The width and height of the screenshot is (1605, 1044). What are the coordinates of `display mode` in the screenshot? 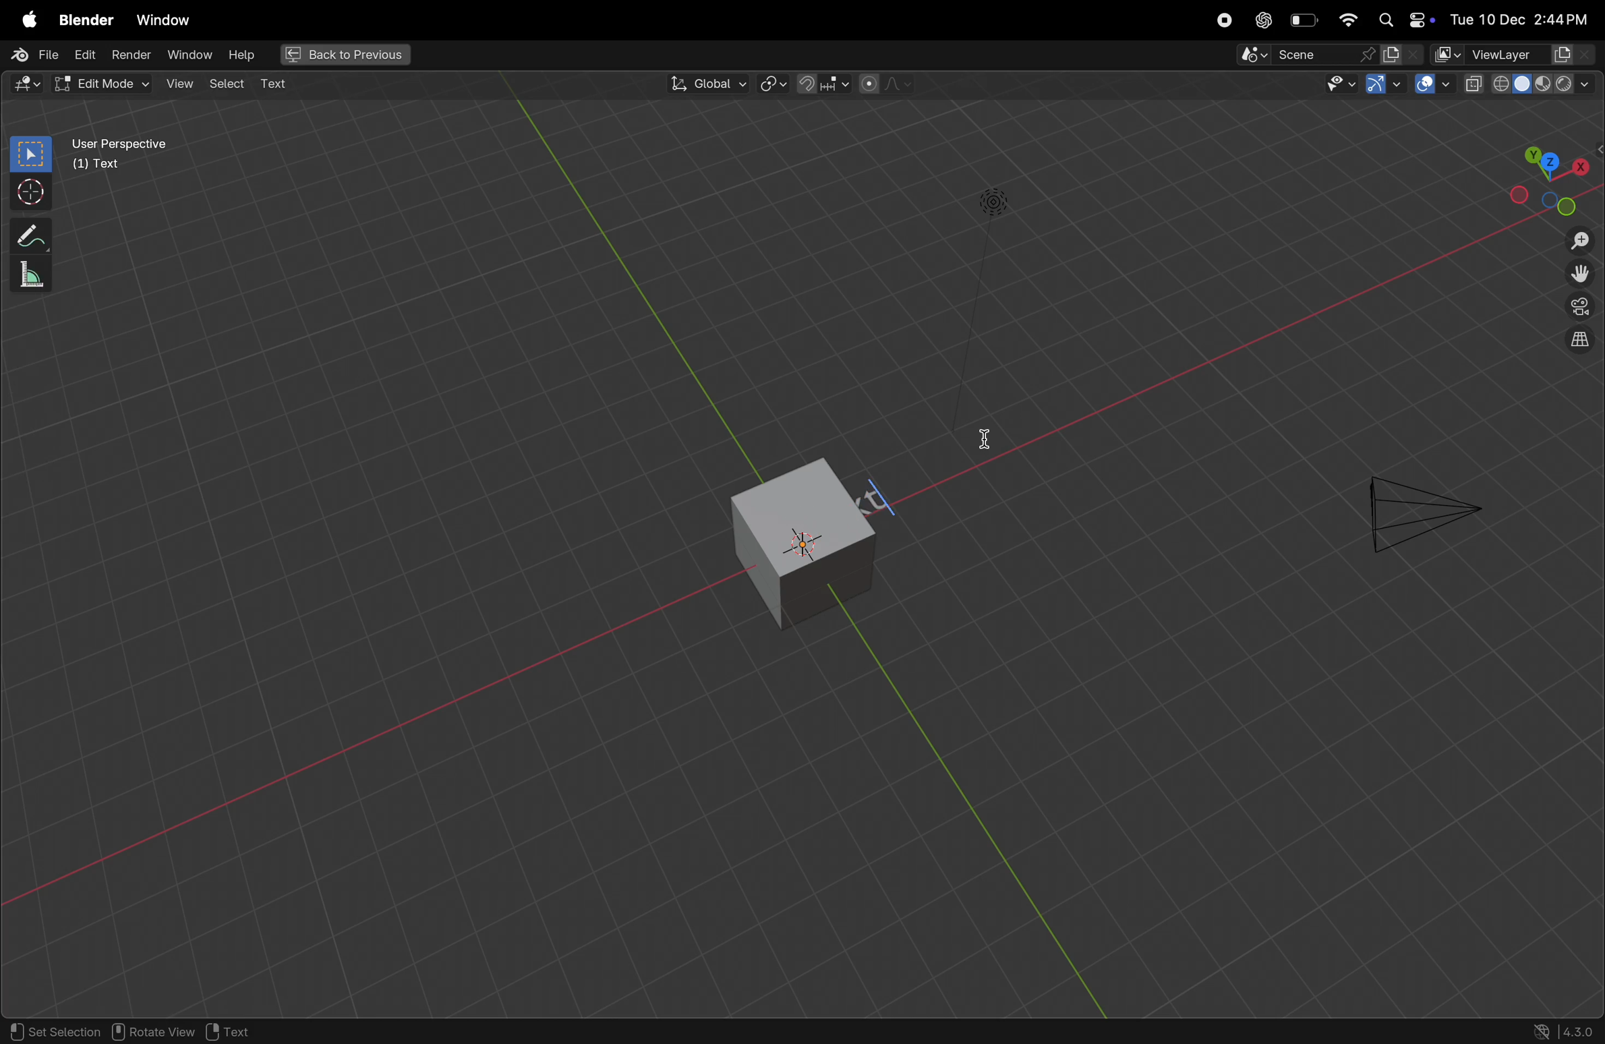 It's located at (1403, 55).